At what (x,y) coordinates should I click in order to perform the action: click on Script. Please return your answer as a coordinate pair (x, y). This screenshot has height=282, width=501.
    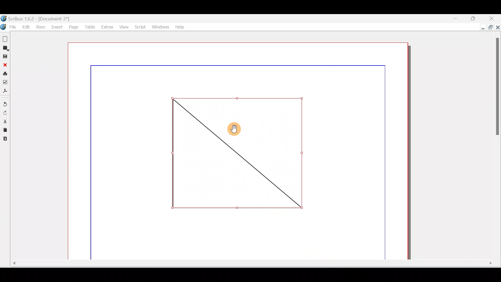
    Looking at the image, I should click on (140, 27).